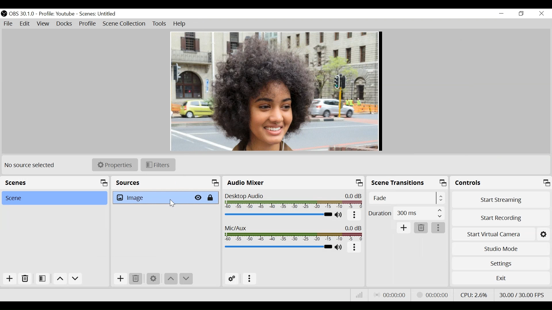 The image size is (552, 310). What do you see at coordinates (232, 279) in the screenshot?
I see `Advanced Audio Settings` at bounding box center [232, 279].